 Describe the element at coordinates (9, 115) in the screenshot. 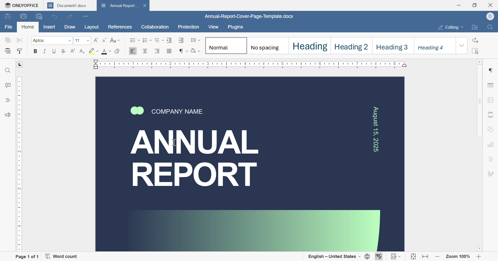

I see `feedback and support` at that location.